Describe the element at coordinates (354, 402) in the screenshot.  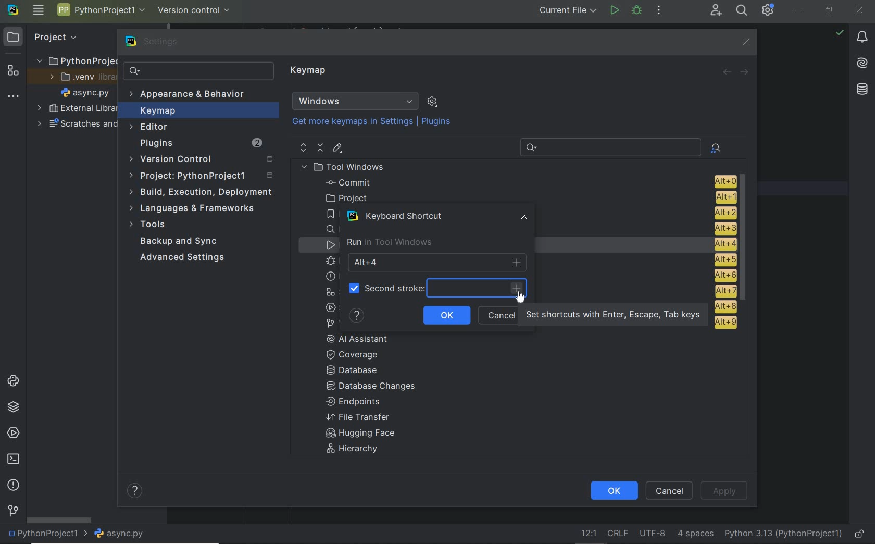
I see `Endpoints` at that location.